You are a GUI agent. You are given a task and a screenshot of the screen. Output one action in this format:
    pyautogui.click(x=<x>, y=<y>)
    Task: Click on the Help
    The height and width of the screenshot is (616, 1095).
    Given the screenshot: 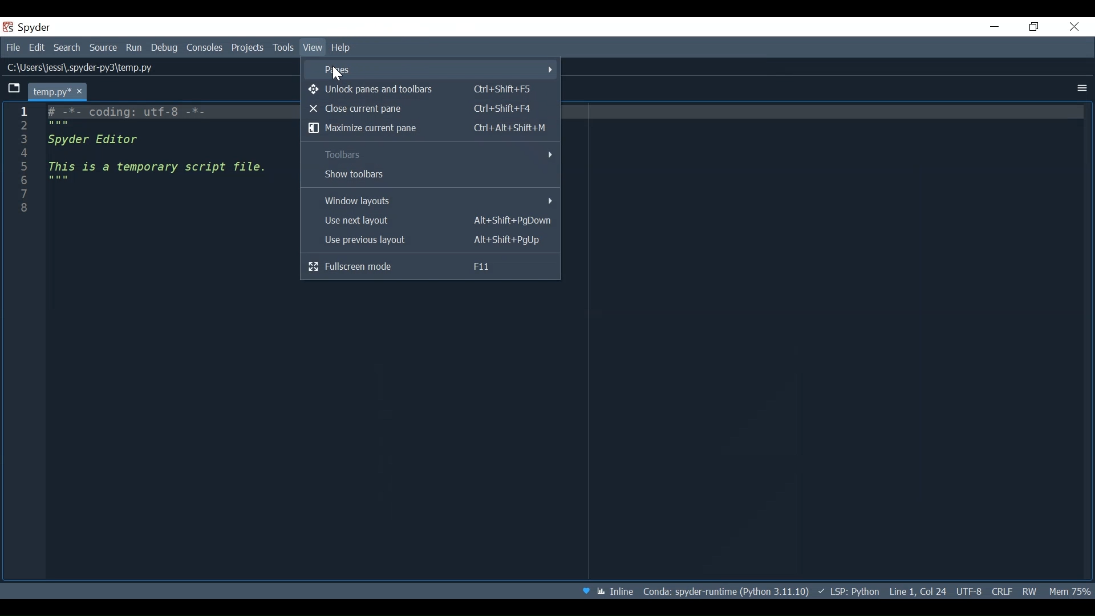 What is the action you would take?
    pyautogui.click(x=341, y=47)
    